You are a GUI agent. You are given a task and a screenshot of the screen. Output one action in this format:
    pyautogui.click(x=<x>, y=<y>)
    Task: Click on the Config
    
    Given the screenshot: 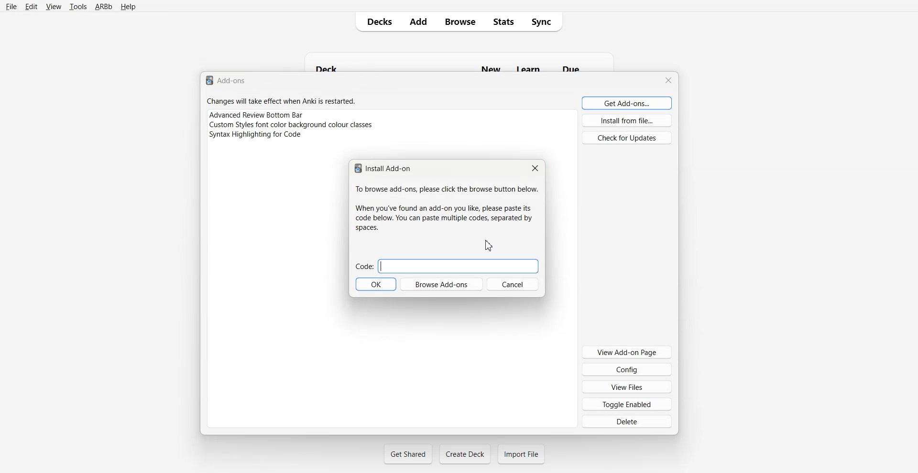 What is the action you would take?
    pyautogui.click(x=628, y=369)
    